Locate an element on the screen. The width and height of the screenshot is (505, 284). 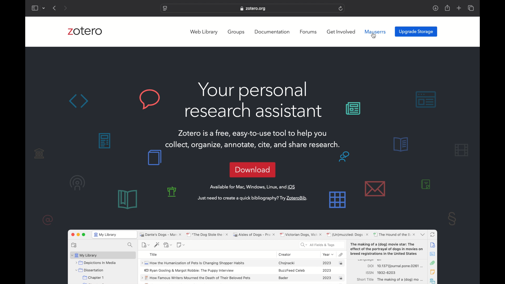
background graphics is located at coordinates (393, 102).